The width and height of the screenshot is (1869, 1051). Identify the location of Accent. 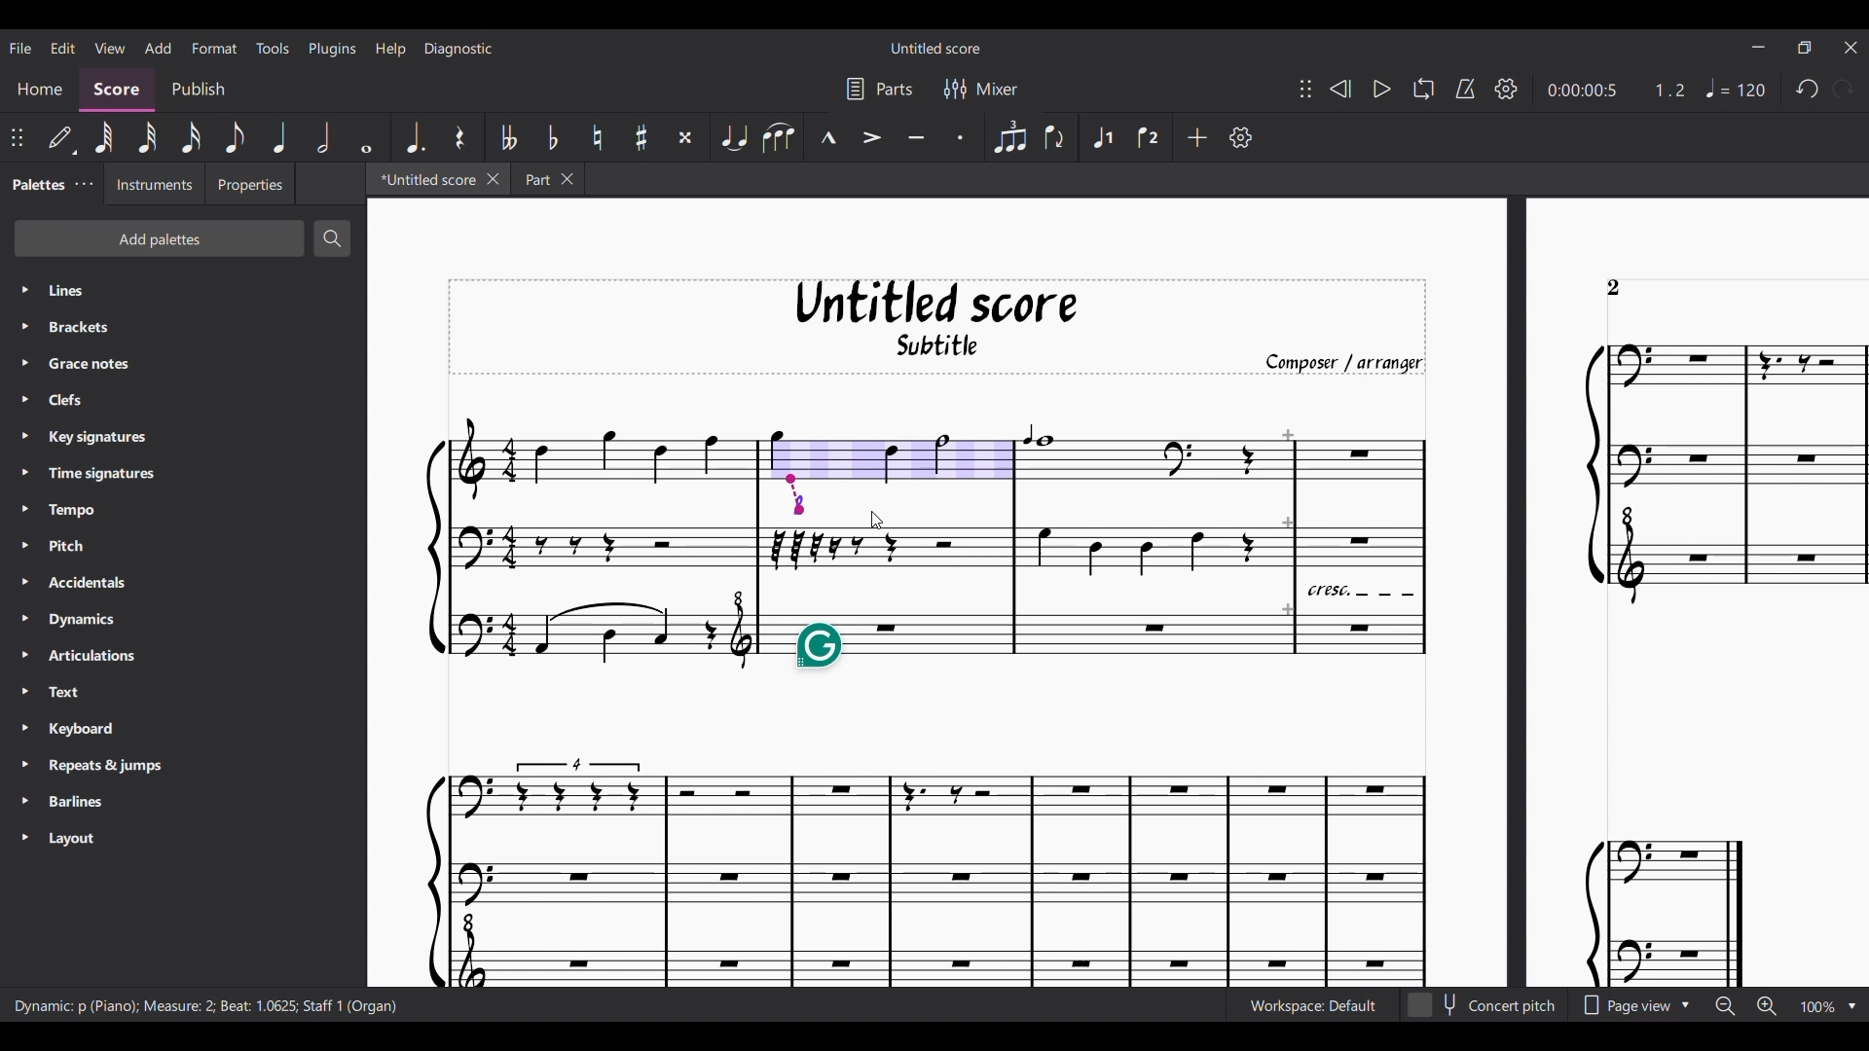
(871, 136).